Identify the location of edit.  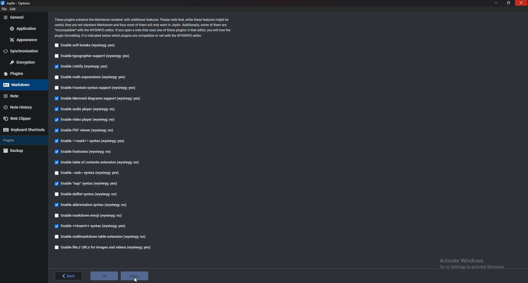
(14, 9).